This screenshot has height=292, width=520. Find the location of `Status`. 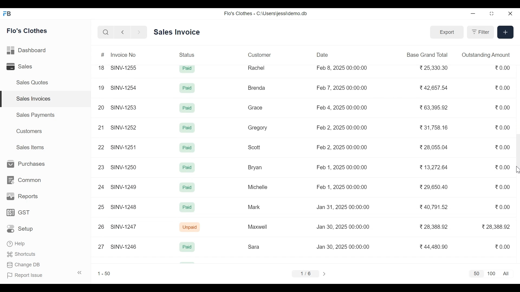

Status is located at coordinates (188, 54).